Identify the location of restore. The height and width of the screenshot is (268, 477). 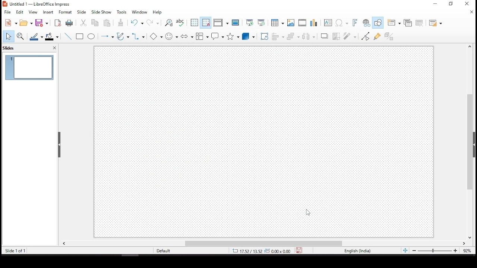
(451, 4).